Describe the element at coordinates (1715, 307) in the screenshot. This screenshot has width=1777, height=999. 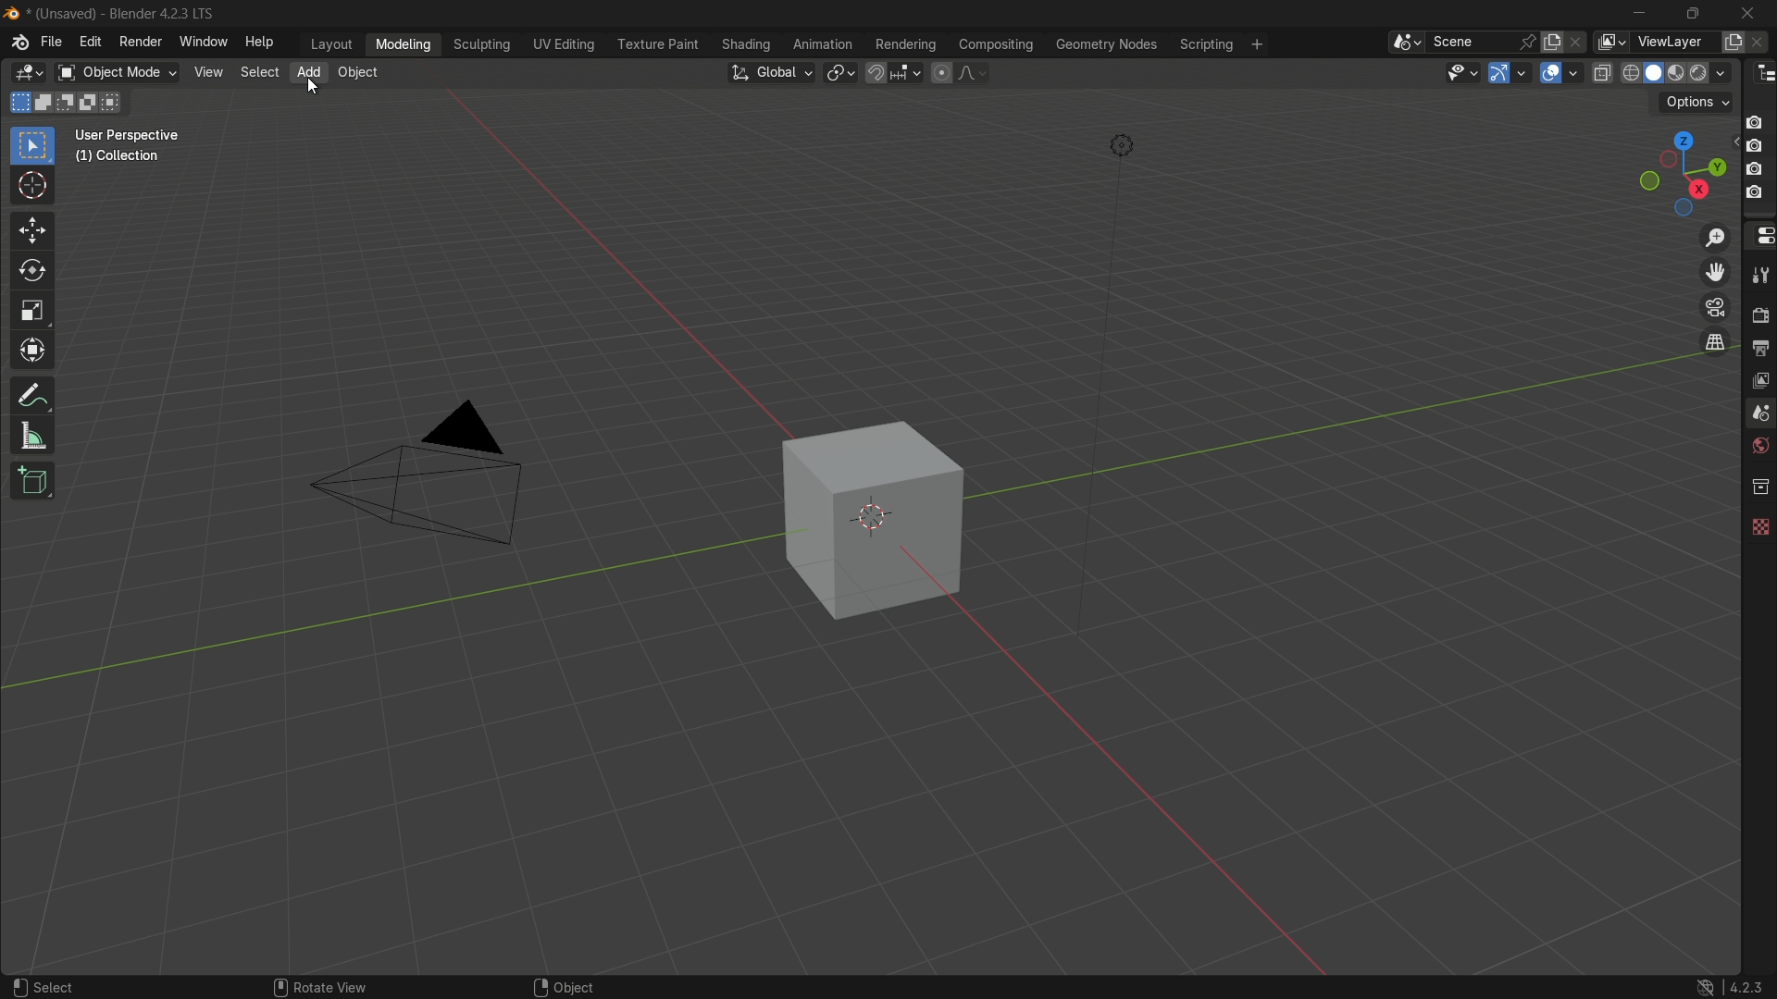
I see `toggle the camera view` at that location.